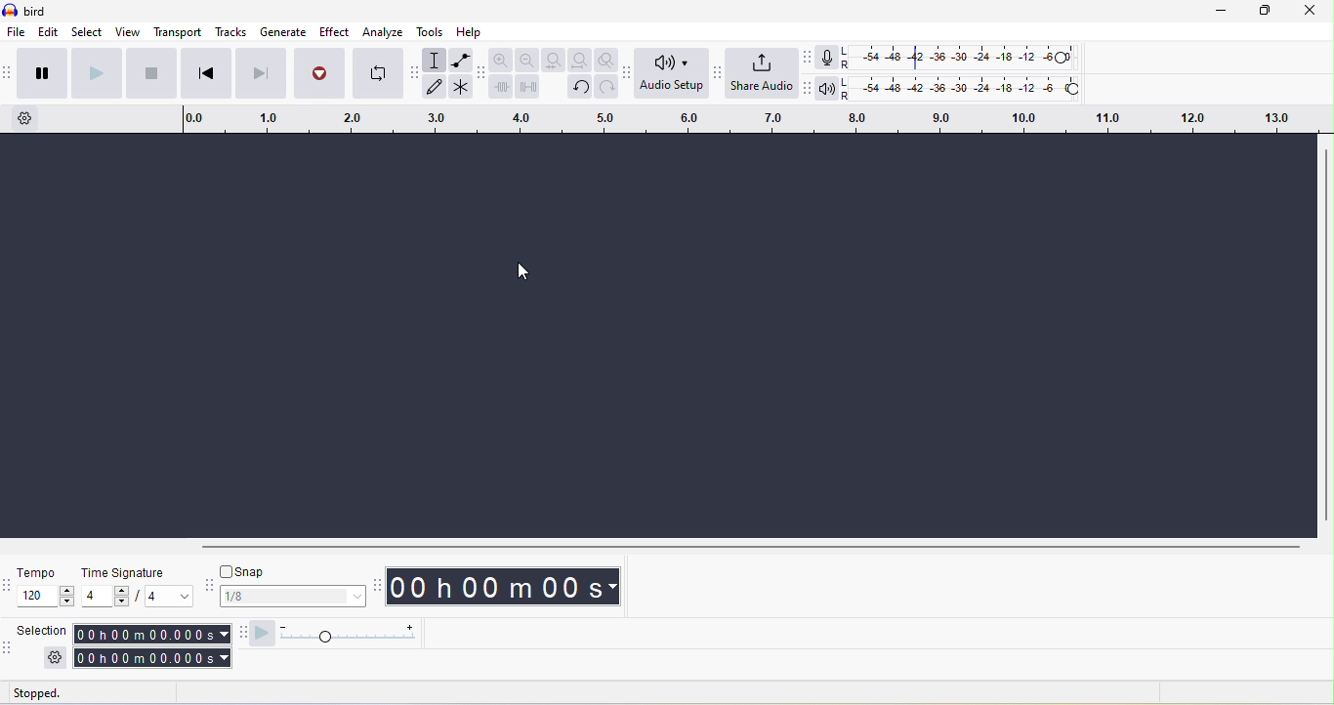  I want to click on audacity play back meter toolbar, so click(806, 91).